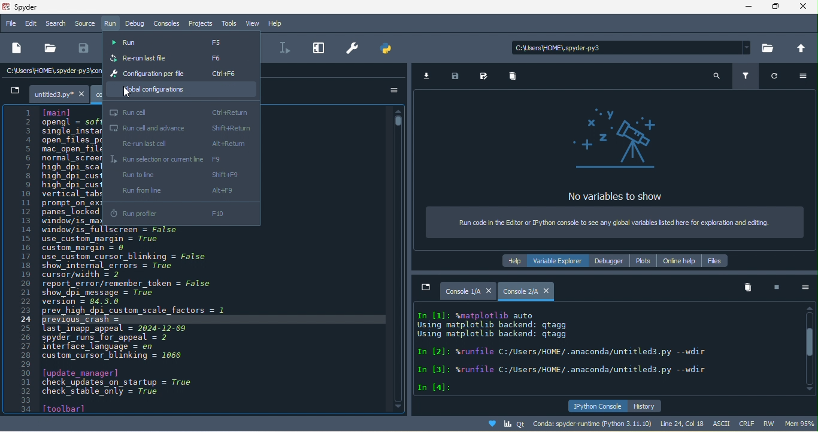 The image size is (818, 432). Describe the element at coordinates (571, 351) in the screenshot. I see `text` at that location.